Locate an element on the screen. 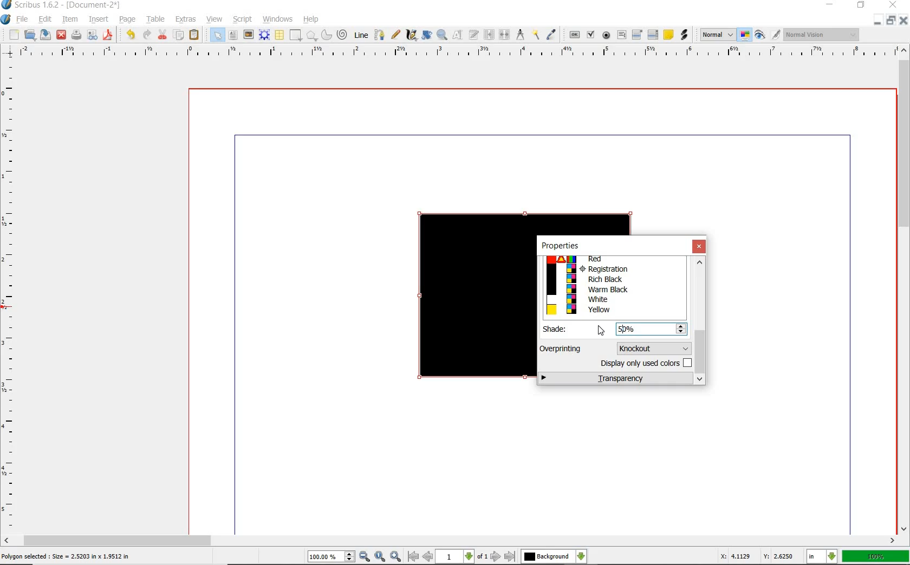 The image size is (910, 565). edit text with story editor is located at coordinates (473, 36).